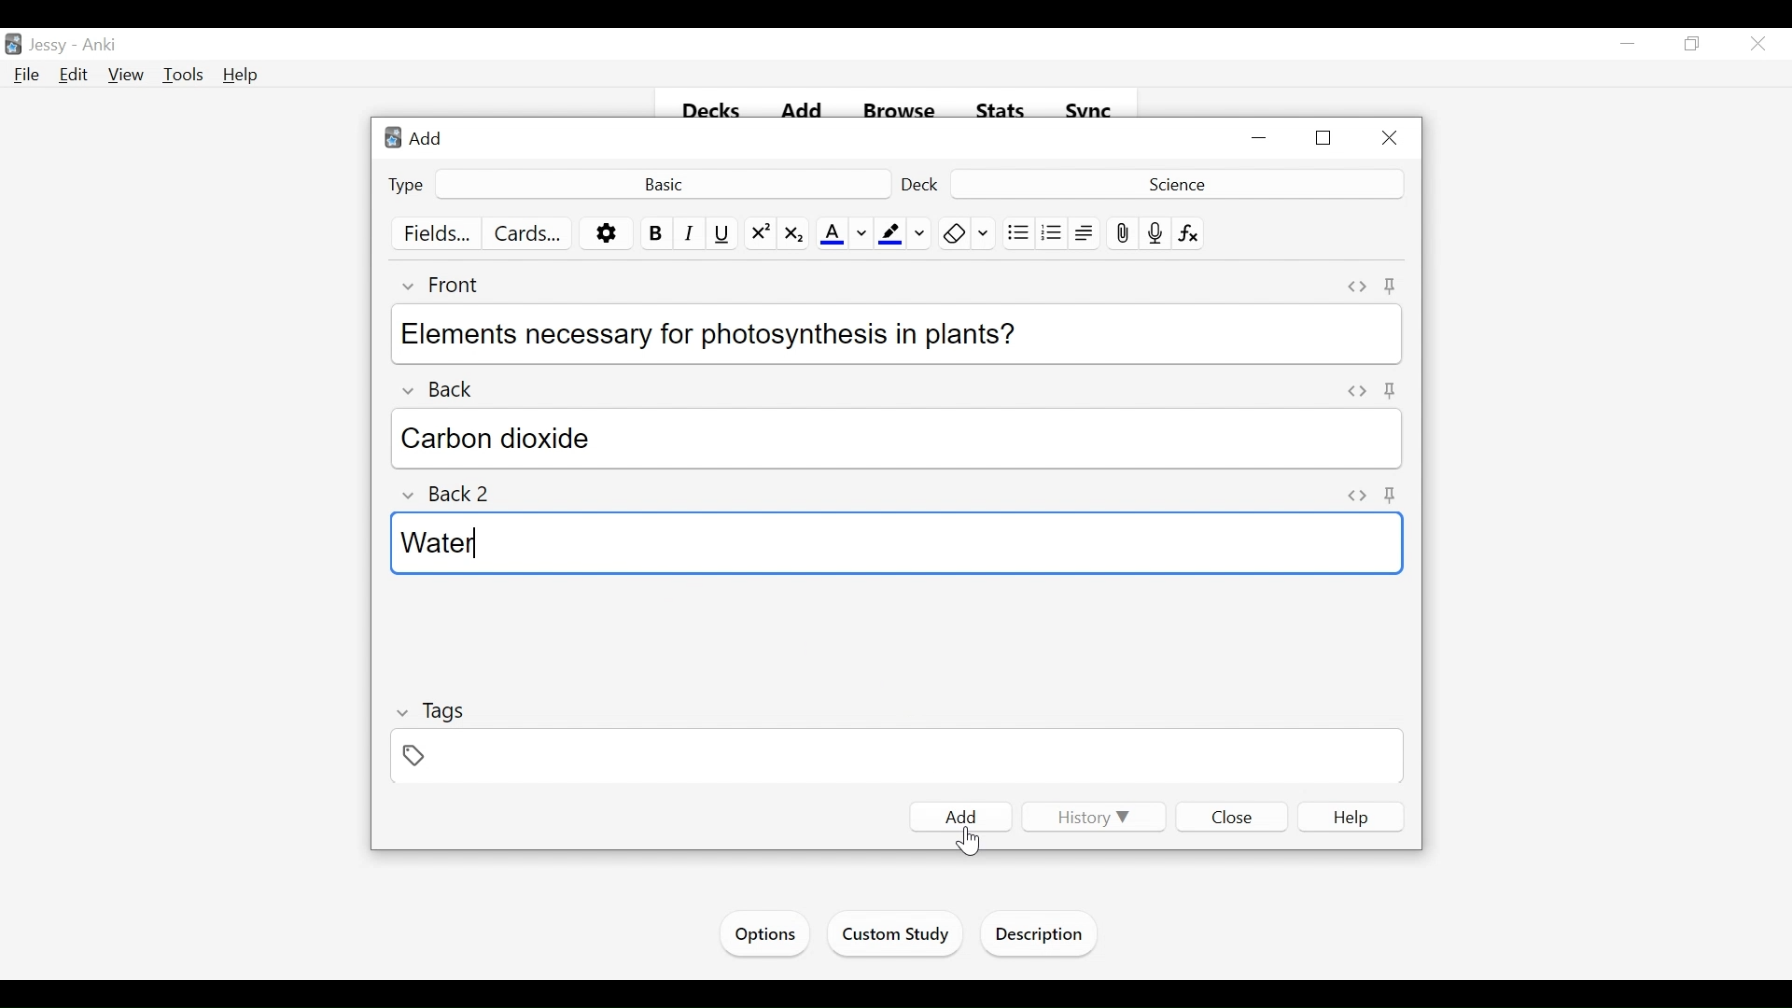  Describe the element at coordinates (891, 331) in the screenshot. I see `Elements necessary for photosynthesis in plants?` at that location.